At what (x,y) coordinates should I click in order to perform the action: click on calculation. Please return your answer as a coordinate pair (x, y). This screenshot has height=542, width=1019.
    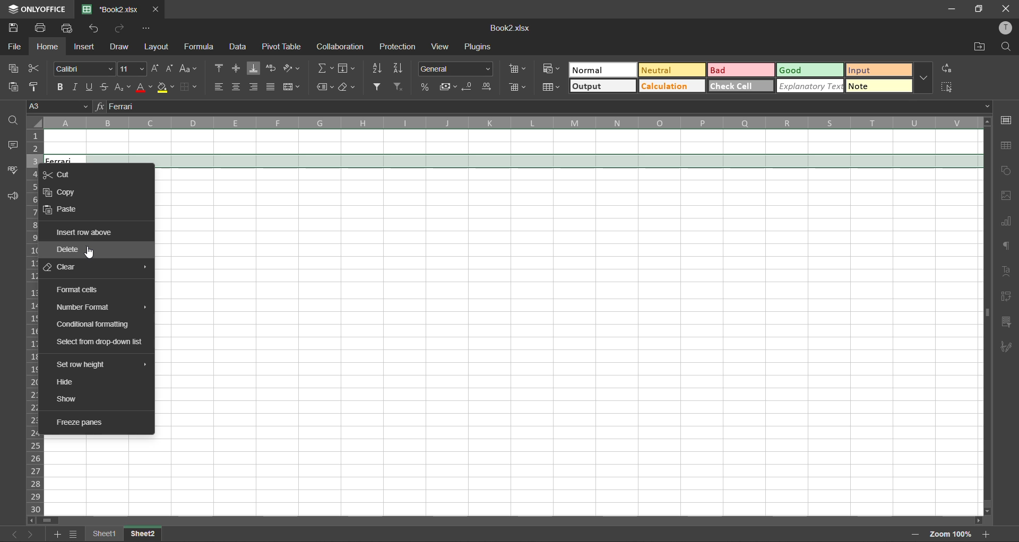
    Looking at the image, I should click on (674, 85).